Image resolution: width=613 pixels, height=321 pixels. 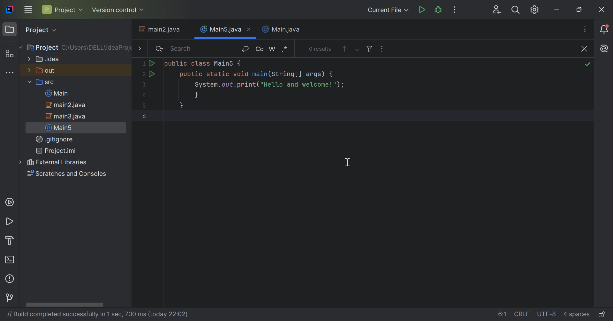 I want to click on Structure, so click(x=11, y=54).